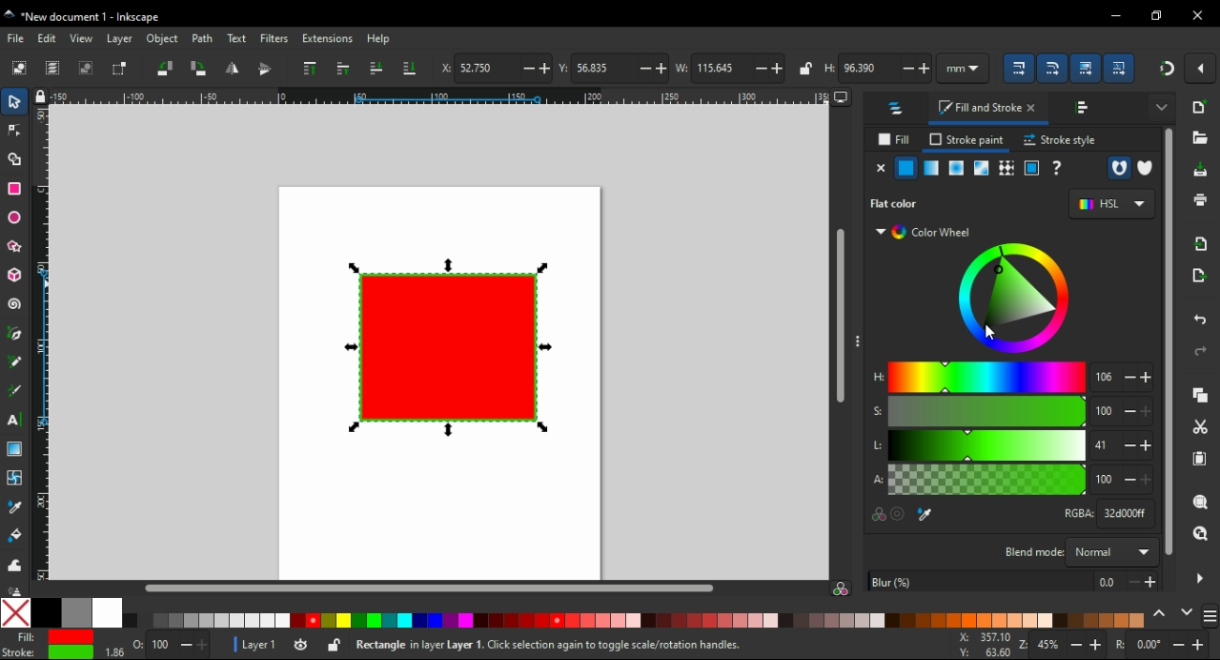 The image size is (1220, 660). I want to click on increase/decrease, so click(916, 68).